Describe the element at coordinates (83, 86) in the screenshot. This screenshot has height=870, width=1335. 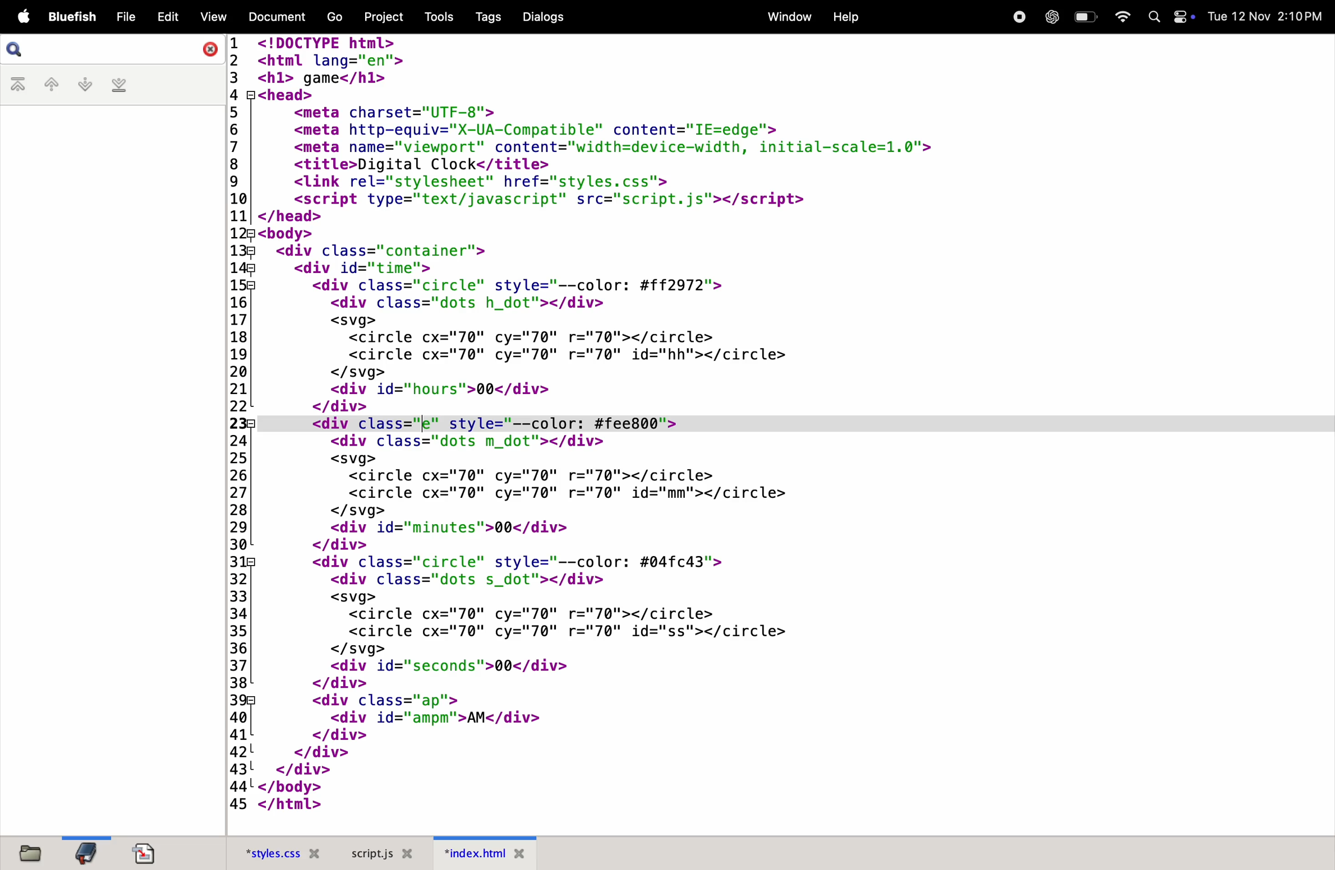
I see `nextbookmark` at that location.